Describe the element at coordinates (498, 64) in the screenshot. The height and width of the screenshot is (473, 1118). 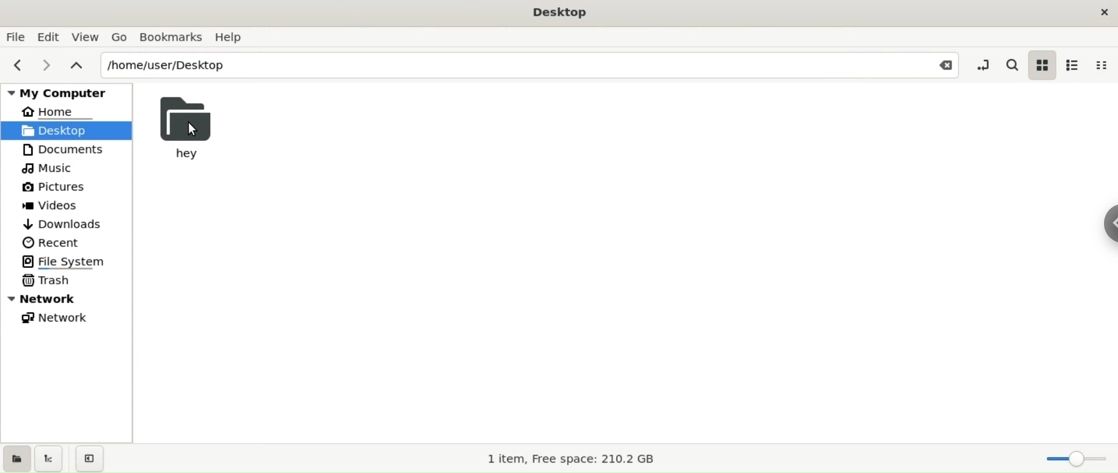
I see `/home/user/Desktop` at that location.